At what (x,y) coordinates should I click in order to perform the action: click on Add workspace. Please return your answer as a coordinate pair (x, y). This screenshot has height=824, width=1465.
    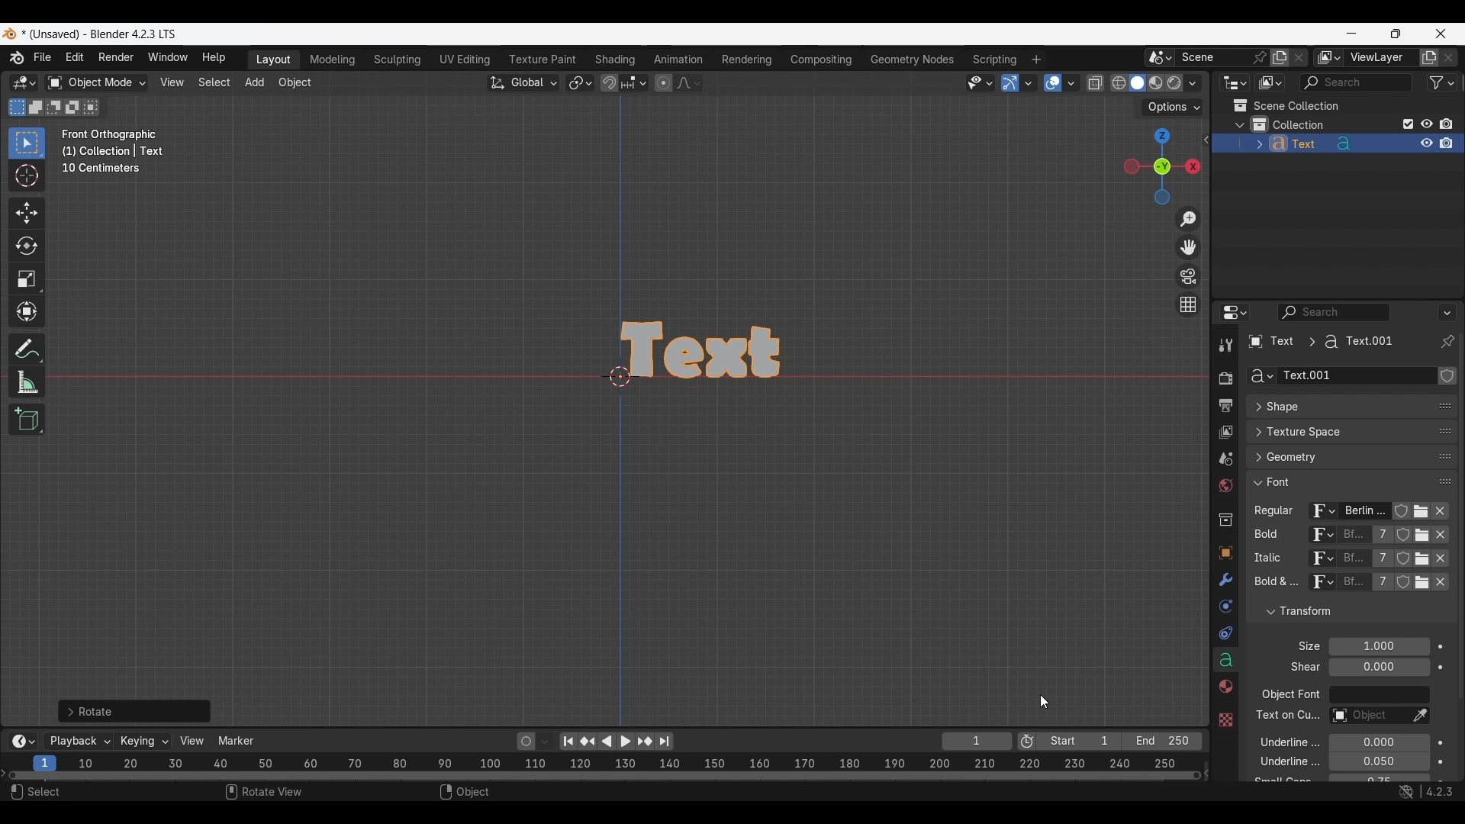
    Looking at the image, I should click on (1035, 60).